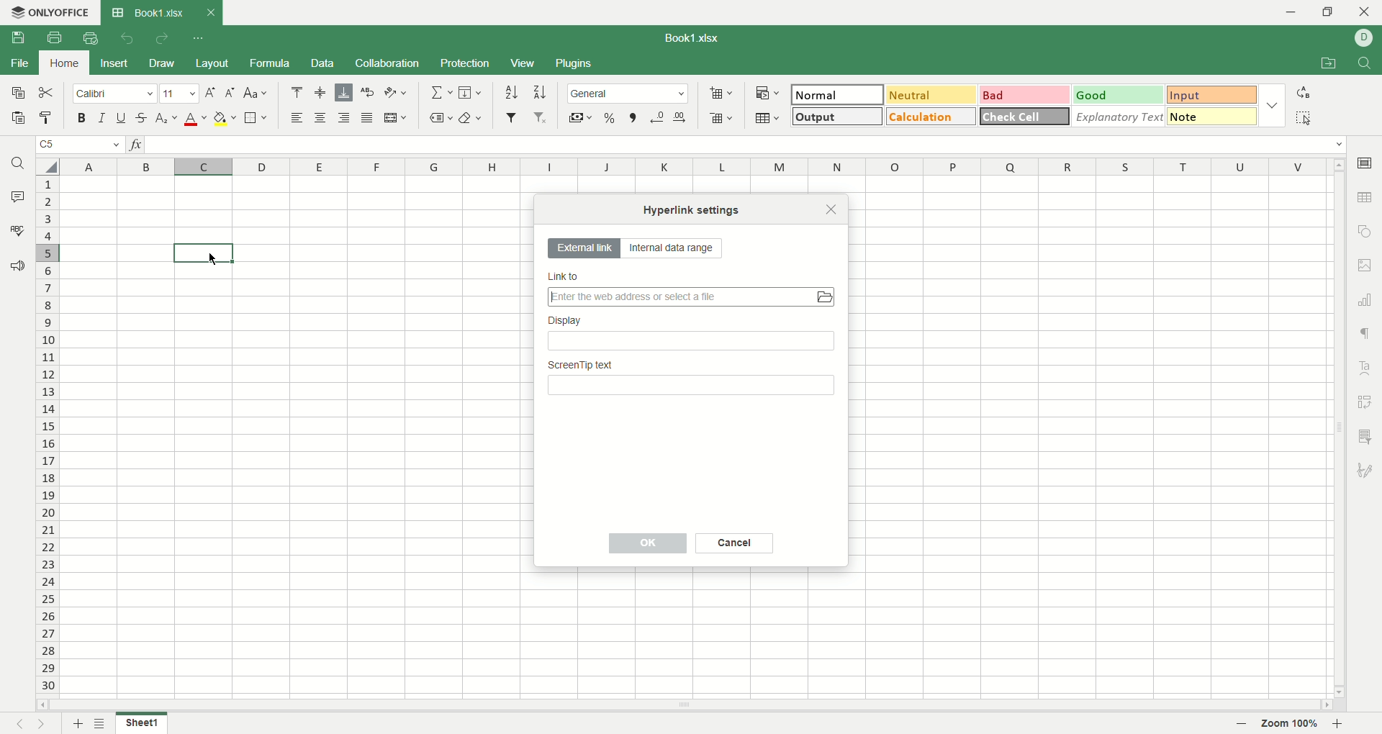  What do you see at coordinates (1304, 117) in the screenshot?
I see `select all` at bounding box center [1304, 117].